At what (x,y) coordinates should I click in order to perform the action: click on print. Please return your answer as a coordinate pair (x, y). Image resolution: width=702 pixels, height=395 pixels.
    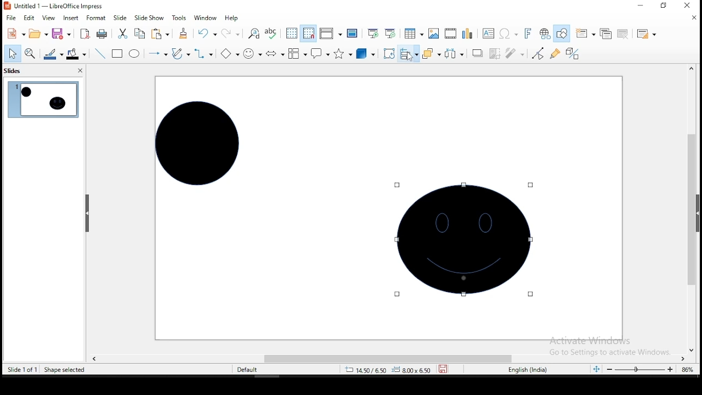
    Looking at the image, I should click on (102, 35).